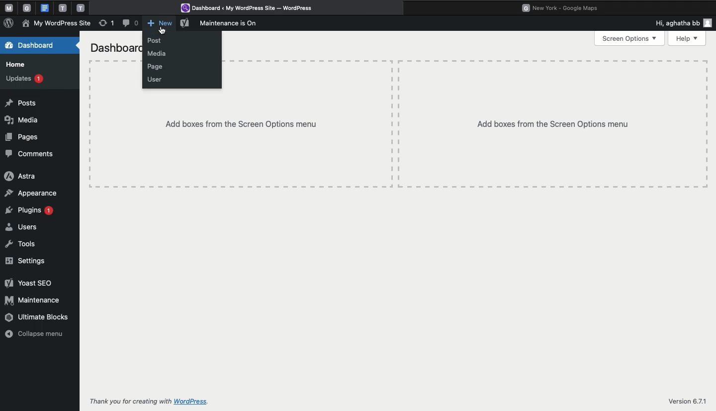 This screenshot has width=716, height=411. Describe the element at coordinates (682, 23) in the screenshot. I see `Hi user` at that location.